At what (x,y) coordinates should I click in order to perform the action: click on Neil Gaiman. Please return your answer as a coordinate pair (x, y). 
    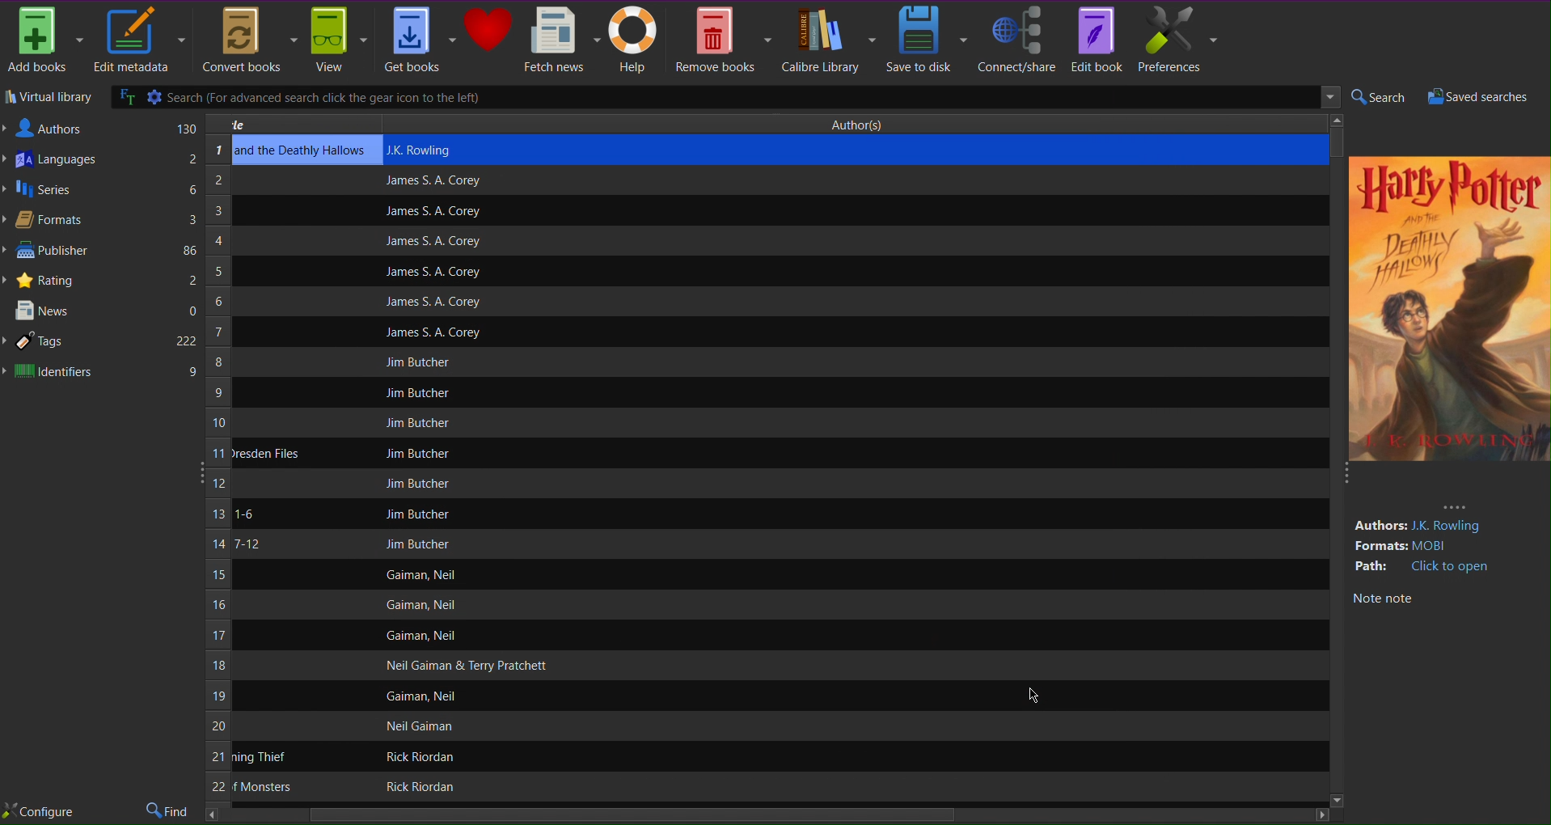
    Looking at the image, I should click on (422, 726).